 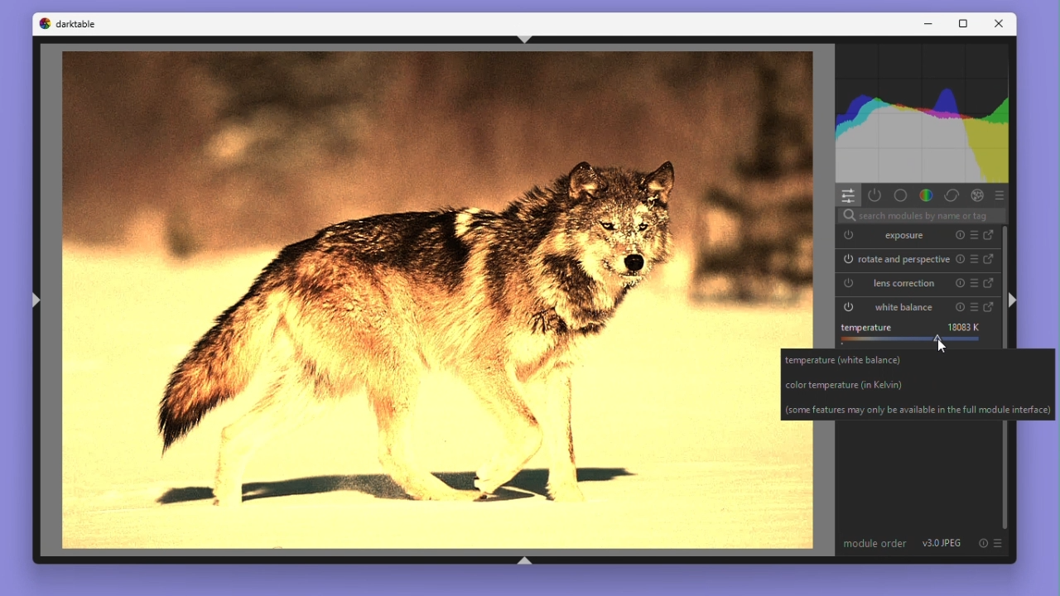 I want to click on White balance, so click(x=890, y=305).